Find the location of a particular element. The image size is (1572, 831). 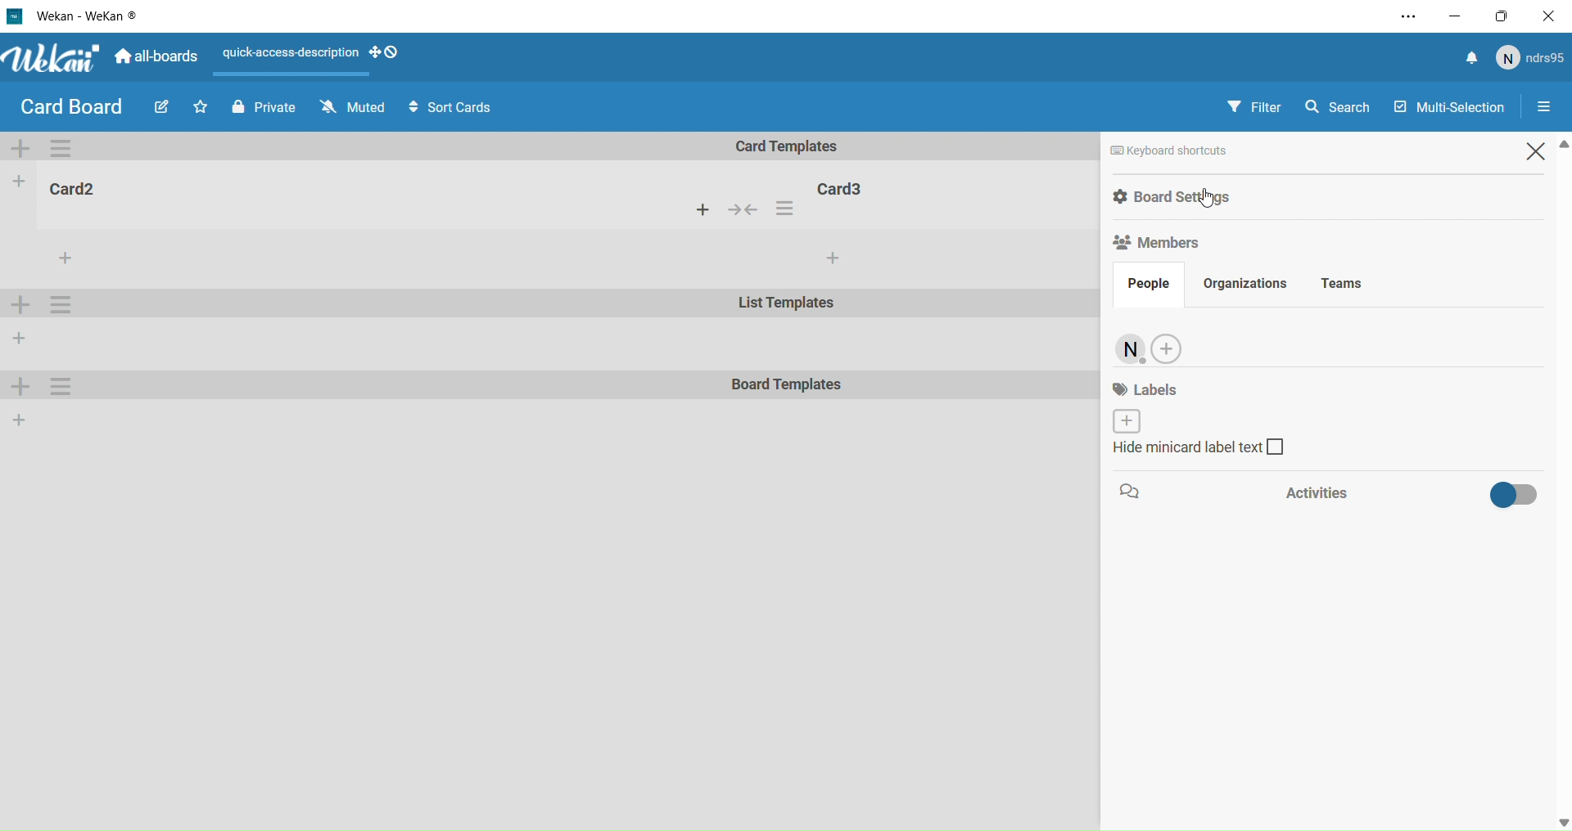

Board settings is located at coordinates (1235, 195).